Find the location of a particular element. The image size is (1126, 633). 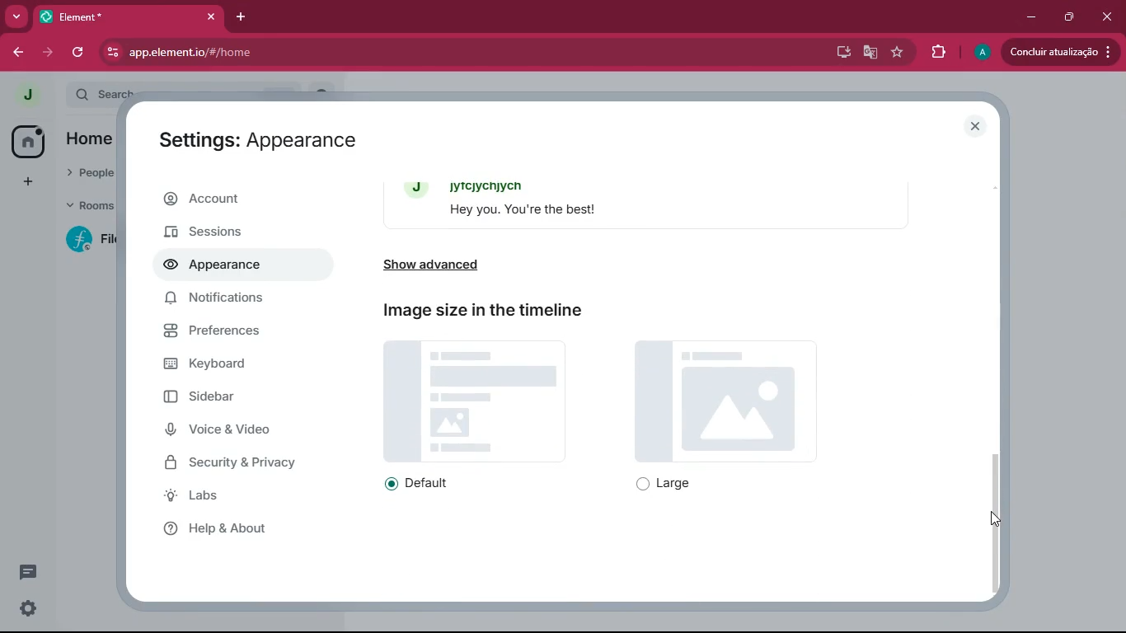

security & privacy is located at coordinates (243, 462).